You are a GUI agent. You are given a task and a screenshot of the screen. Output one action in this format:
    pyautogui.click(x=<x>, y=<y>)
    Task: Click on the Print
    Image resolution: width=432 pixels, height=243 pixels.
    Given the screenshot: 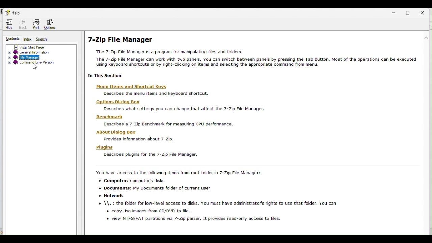 What is the action you would take?
    pyautogui.click(x=35, y=24)
    